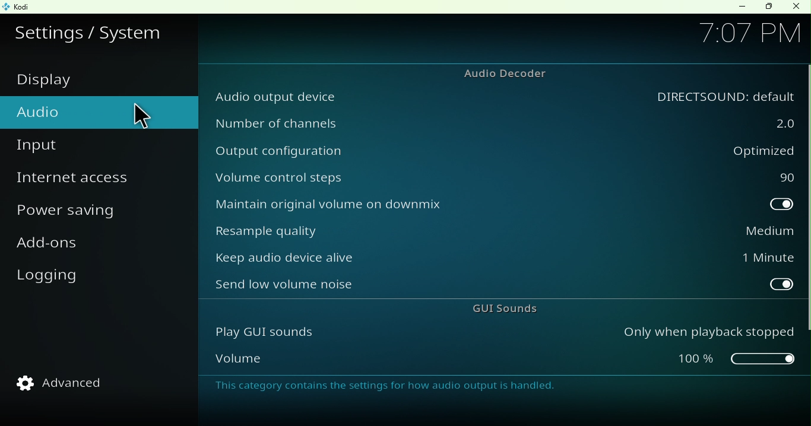  What do you see at coordinates (799, 7) in the screenshot?
I see `Close` at bounding box center [799, 7].